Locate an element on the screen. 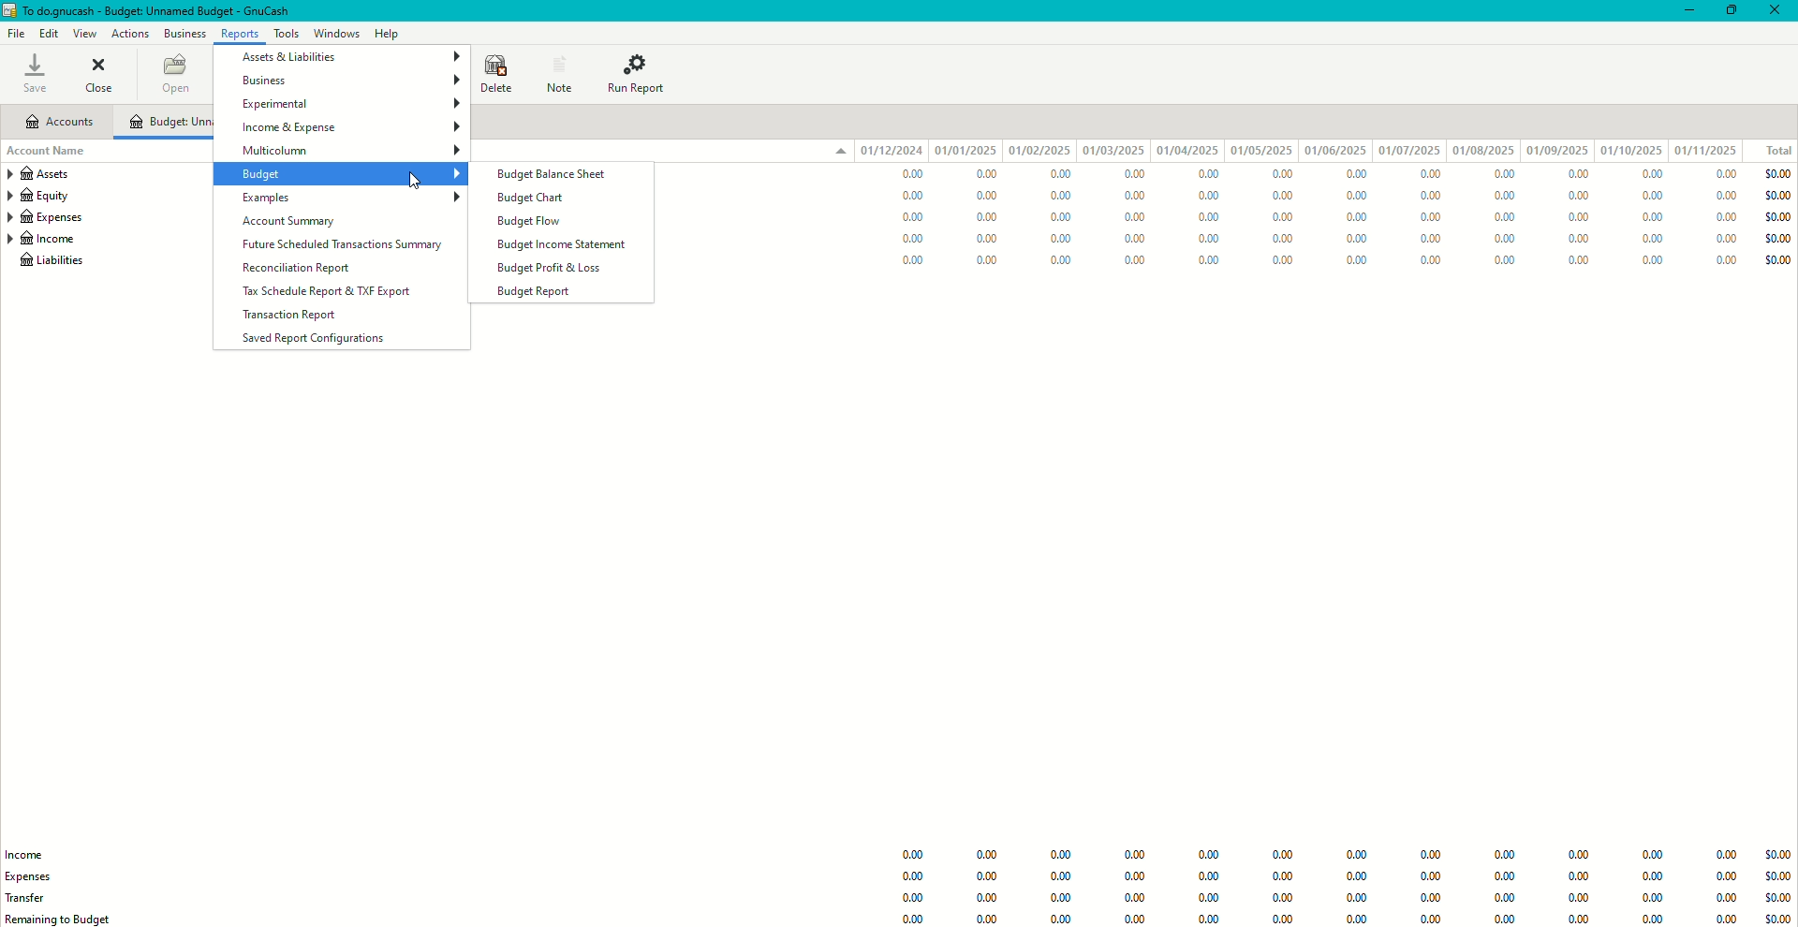 Image resolution: width=1798 pixels, height=927 pixels. 0.00 is located at coordinates (1499, 195).